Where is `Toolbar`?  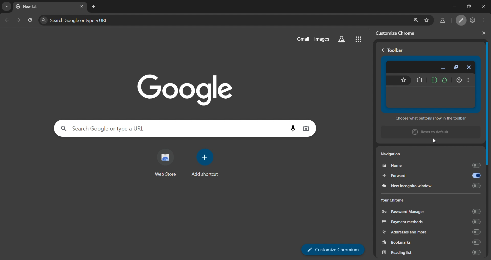 Toolbar is located at coordinates (396, 50).